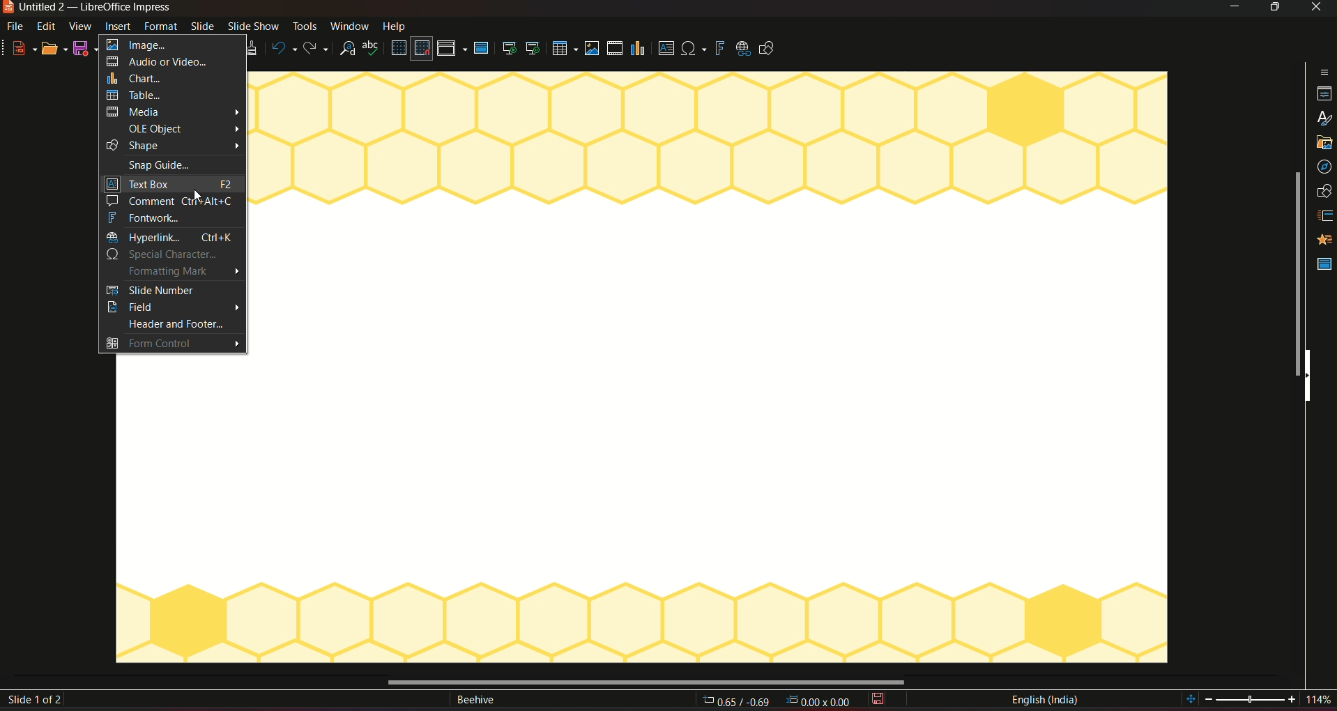  I want to click on header and footer, so click(169, 325).